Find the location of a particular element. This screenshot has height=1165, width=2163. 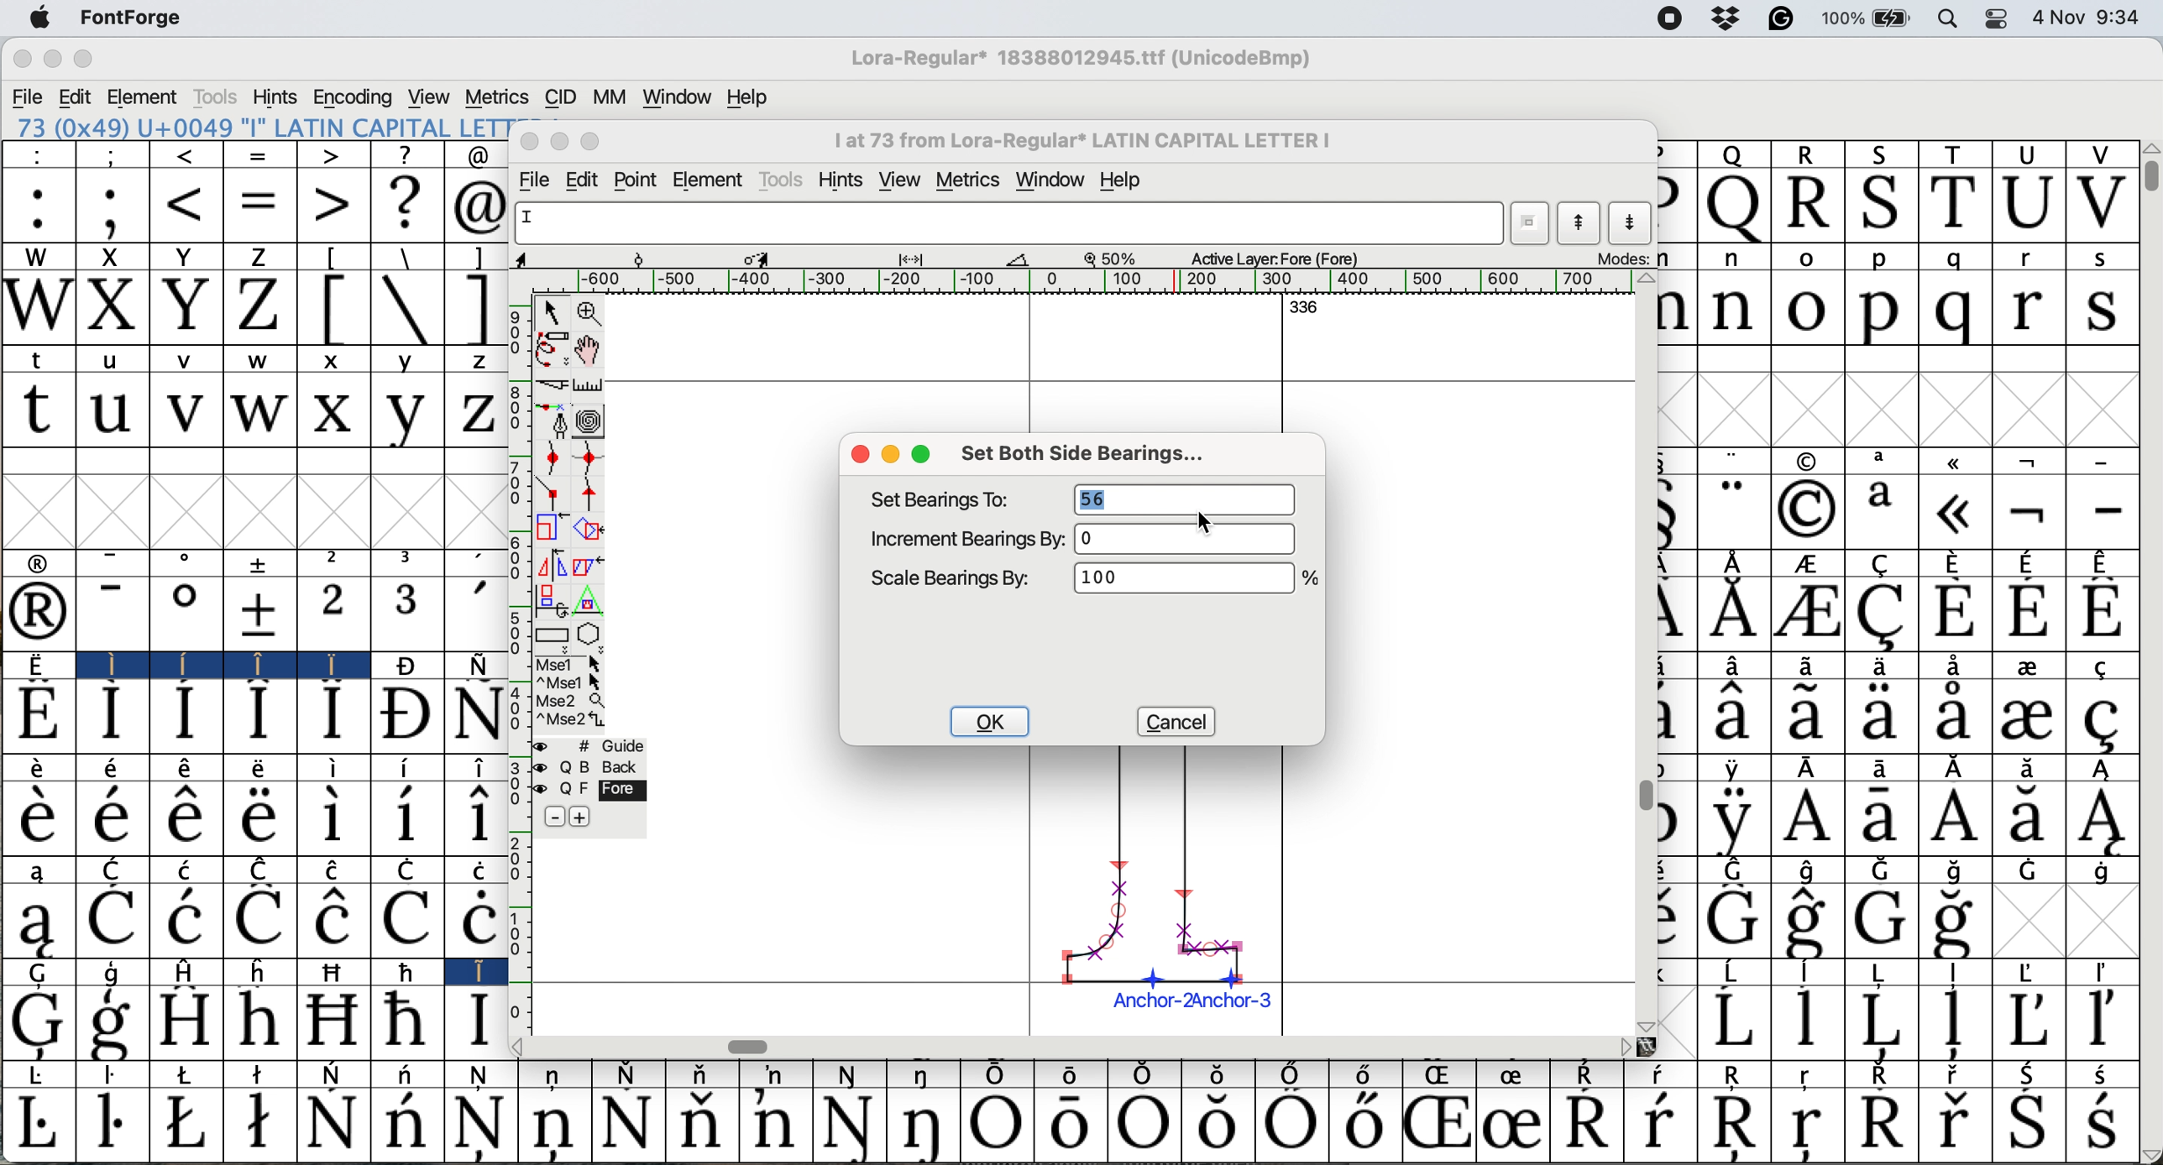

Symbol is located at coordinates (478, 767).